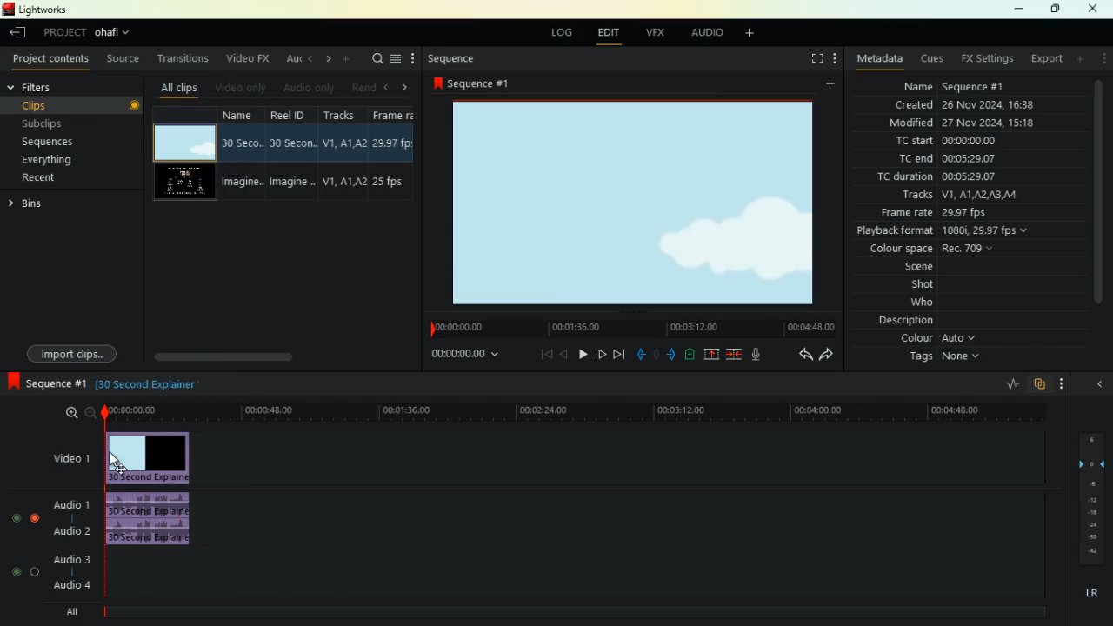 Image resolution: width=1113 pixels, height=626 pixels. I want to click on tracks, so click(344, 154).